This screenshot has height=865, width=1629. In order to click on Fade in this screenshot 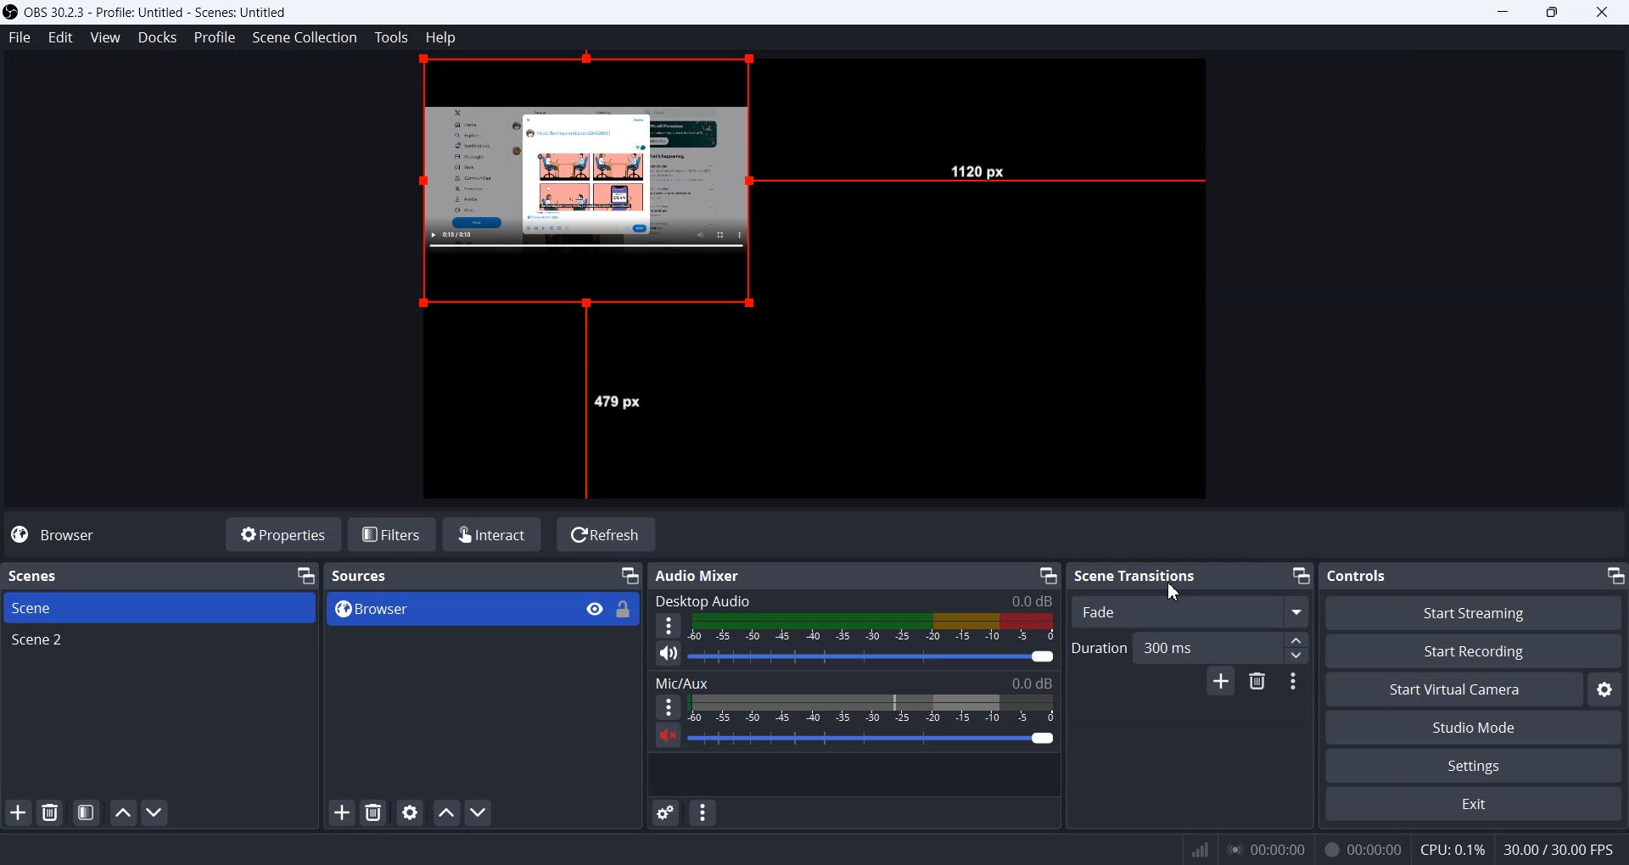, I will do `click(1173, 611)`.